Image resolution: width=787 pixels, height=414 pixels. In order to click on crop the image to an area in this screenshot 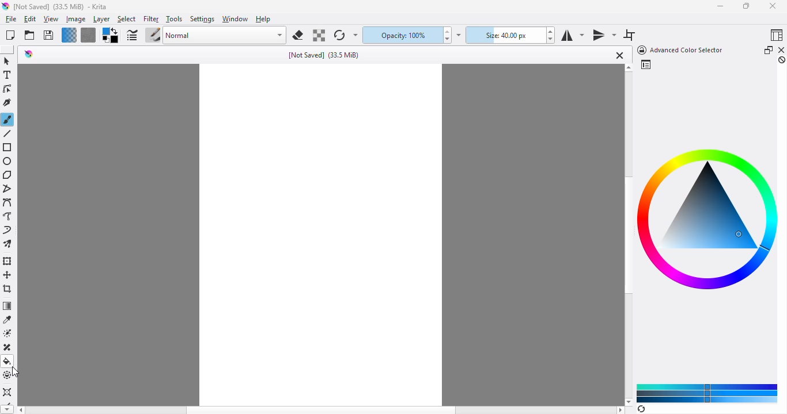, I will do `click(8, 288)`.